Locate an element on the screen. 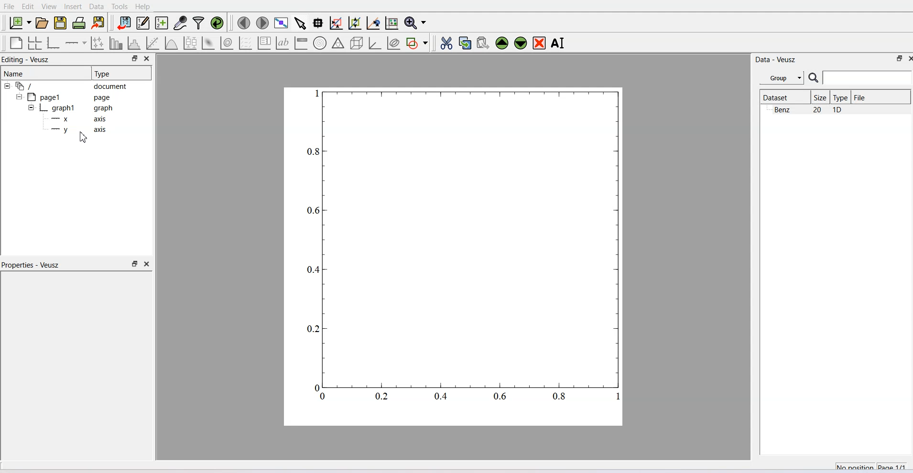 The height and width of the screenshot is (473, 913). Size is located at coordinates (821, 97).